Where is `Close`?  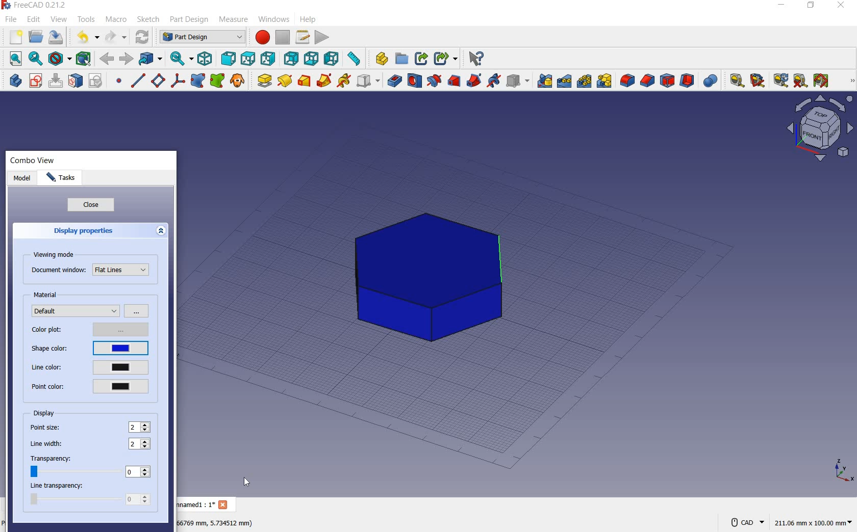 Close is located at coordinates (224, 506).